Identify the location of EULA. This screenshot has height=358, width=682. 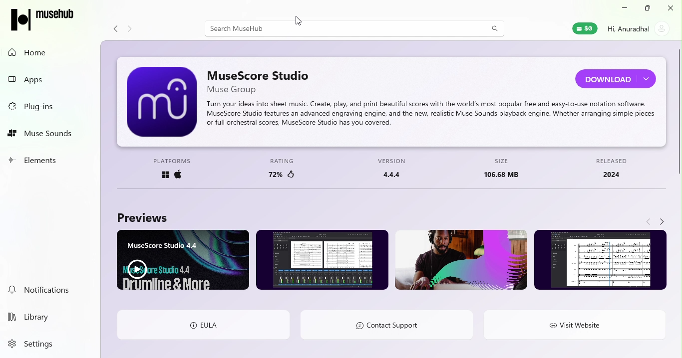
(202, 324).